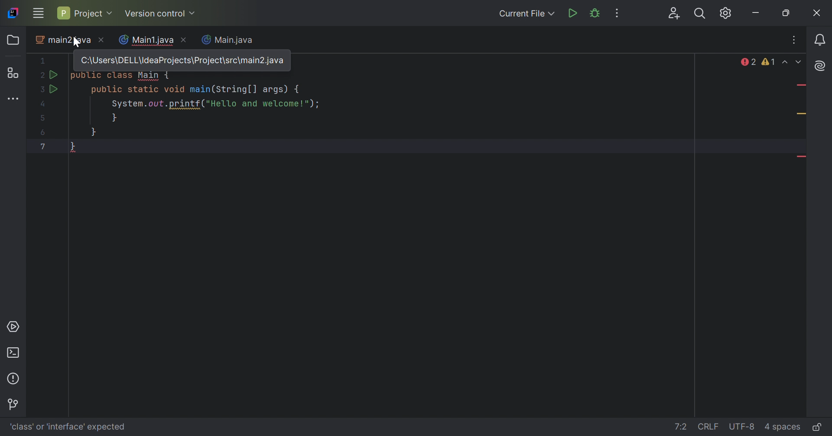 This screenshot has width=832, height=436. Describe the element at coordinates (54, 75) in the screenshot. I see `Run` at that location.